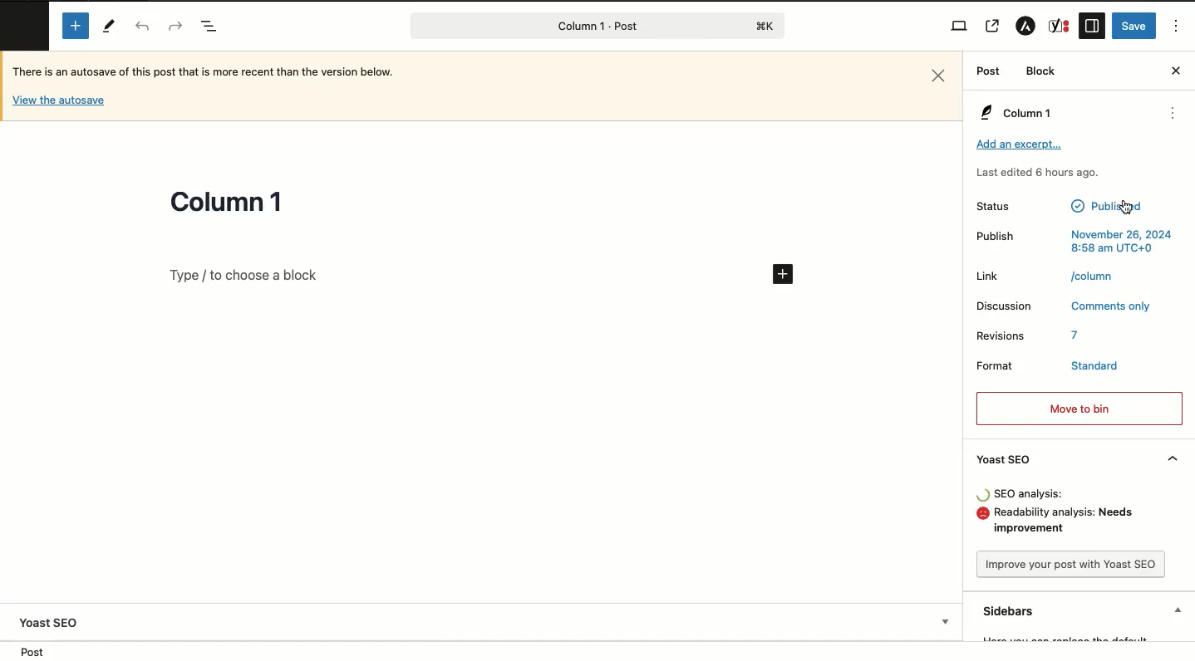  Describe the element at coordinates (227, 203) in the screenshot. I see `Title` at that location.